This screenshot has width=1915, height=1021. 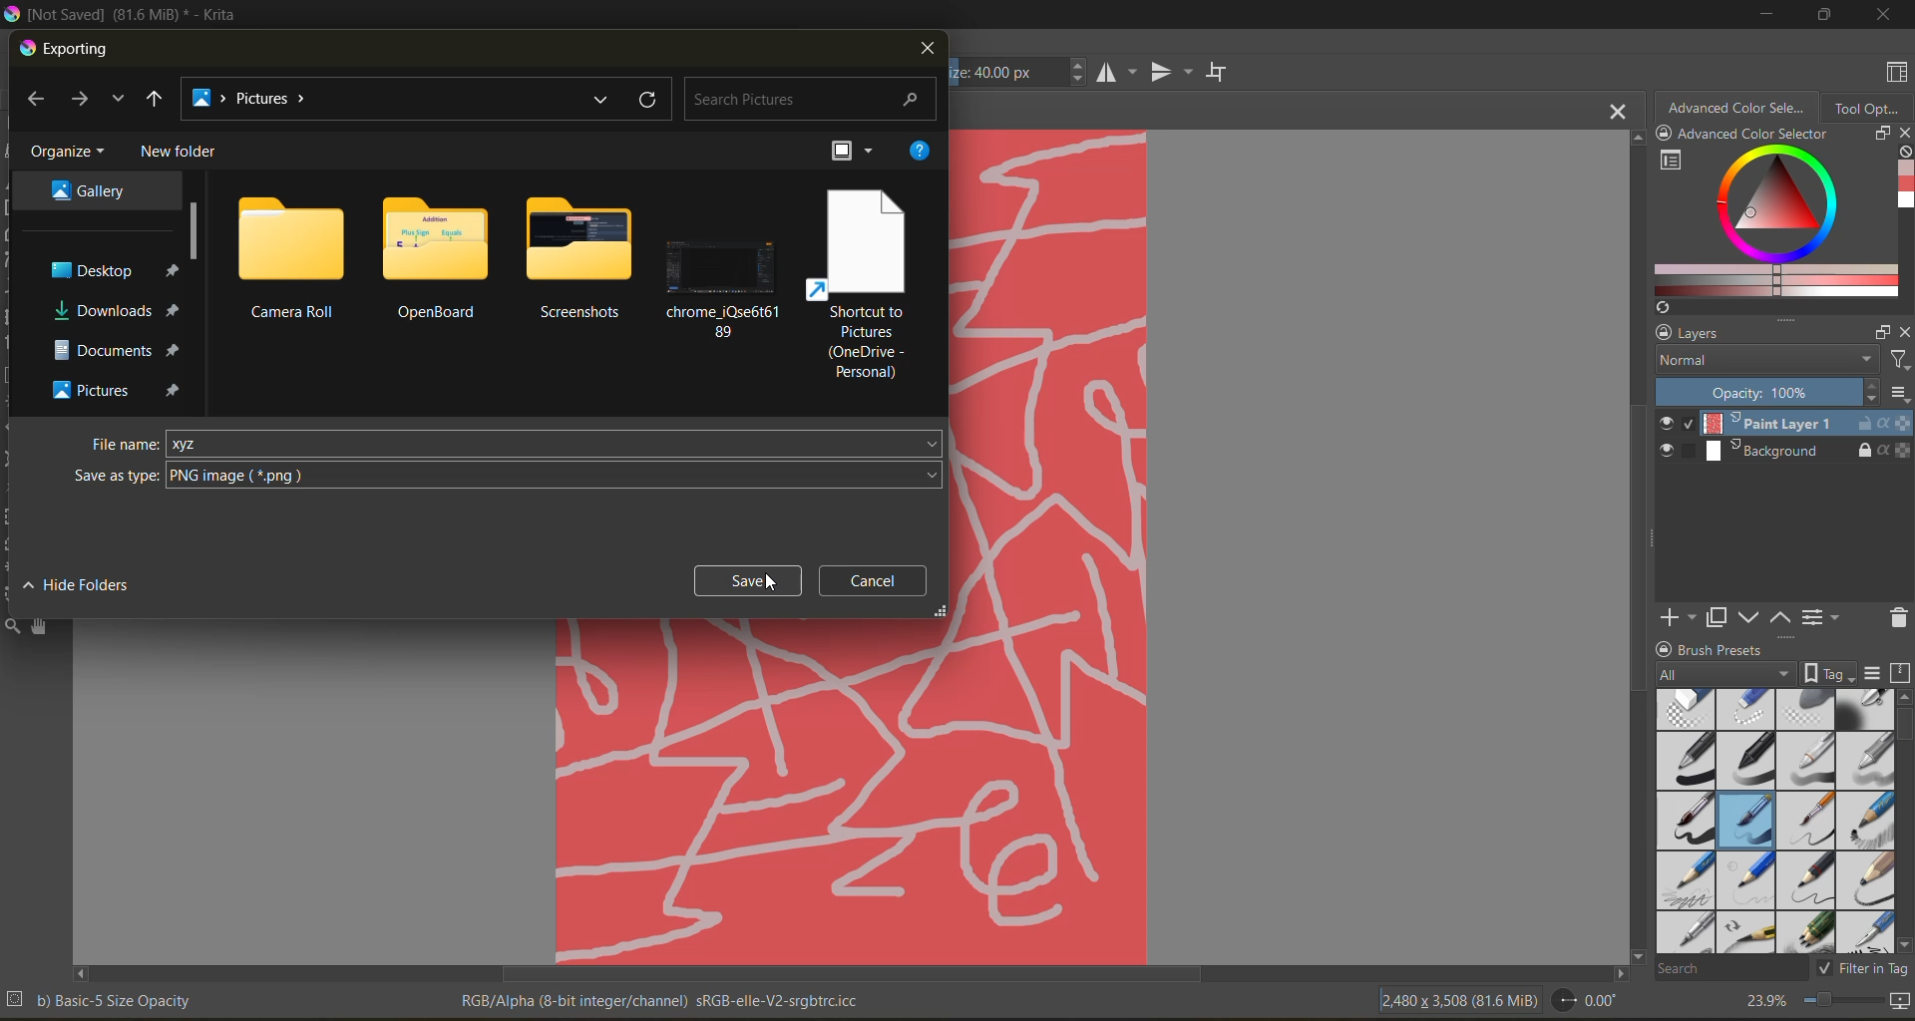 I want to click on close, so click(x=1903, y=135).